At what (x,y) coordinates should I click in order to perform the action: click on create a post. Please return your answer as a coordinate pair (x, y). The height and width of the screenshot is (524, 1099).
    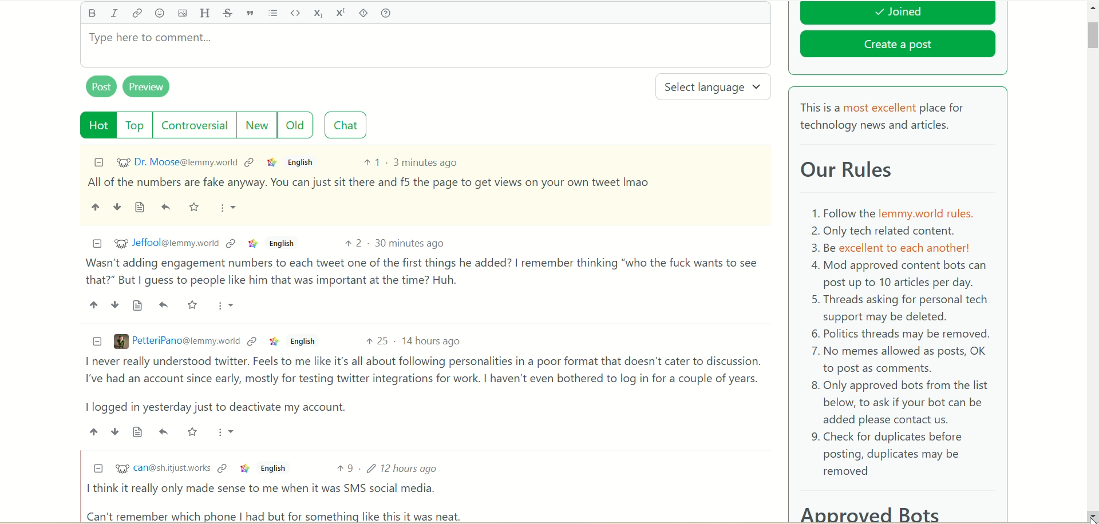
    Looking at the image, I should click on (898, 46).